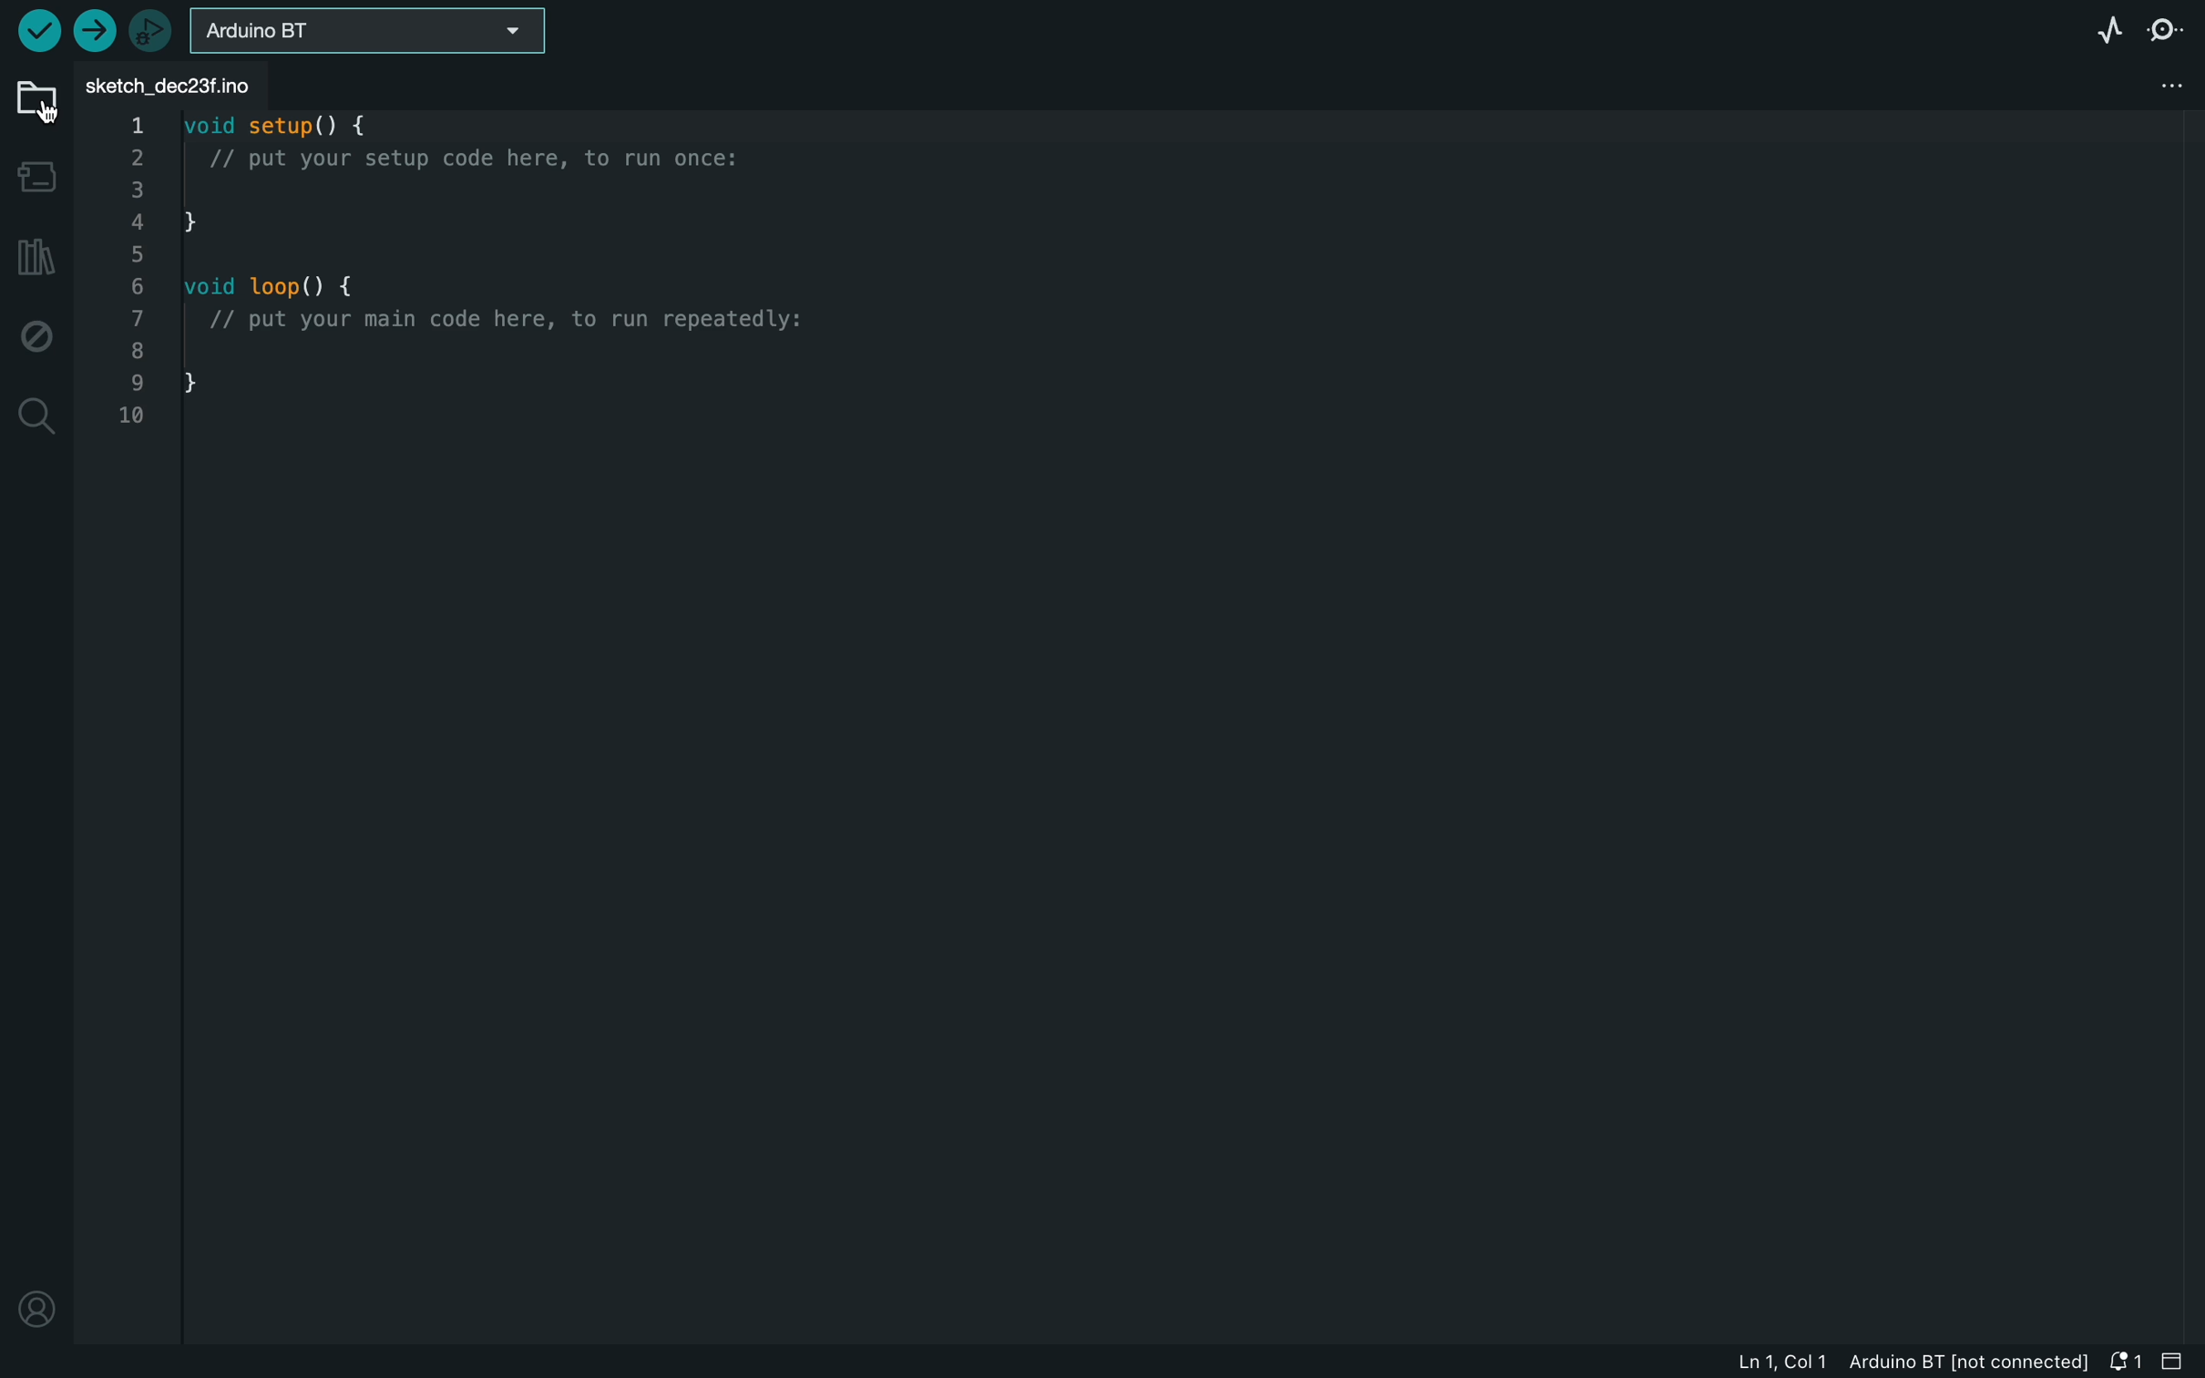 This screenshot has width=2205, height=1378. What do you see at coordinates (97, 30) in the screenshot?
I see `upload` at bounding box center [97, 30].